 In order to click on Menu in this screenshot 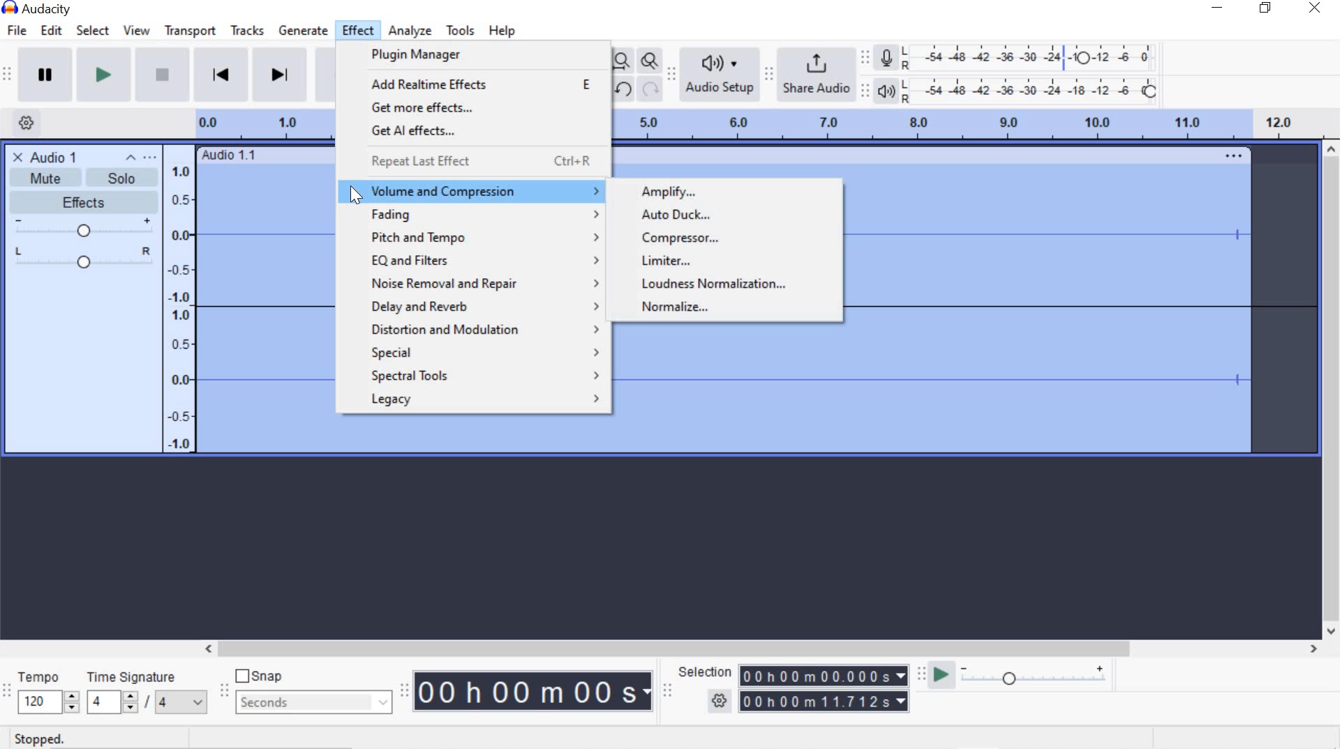, I will do `click(181, 298)`.